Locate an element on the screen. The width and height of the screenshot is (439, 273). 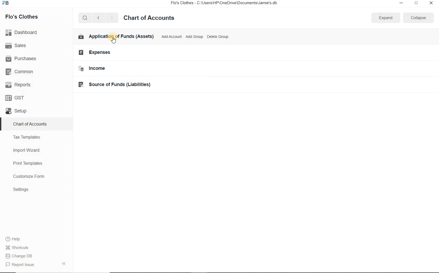
forward is located at coordinates (112, 18).